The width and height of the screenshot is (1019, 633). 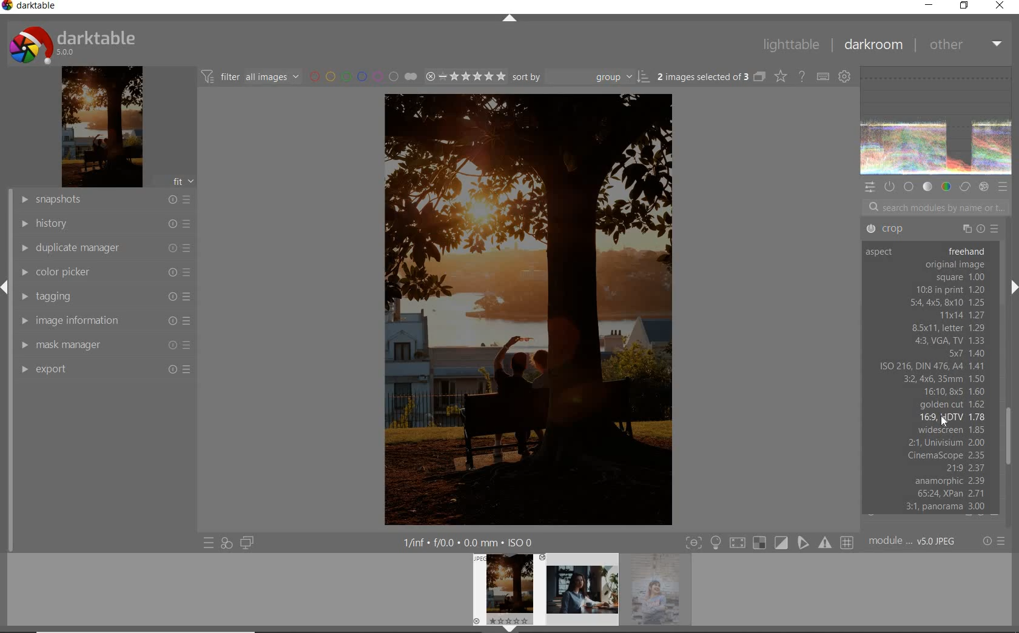 I want to click on filter images, so click(x=251, y=78).